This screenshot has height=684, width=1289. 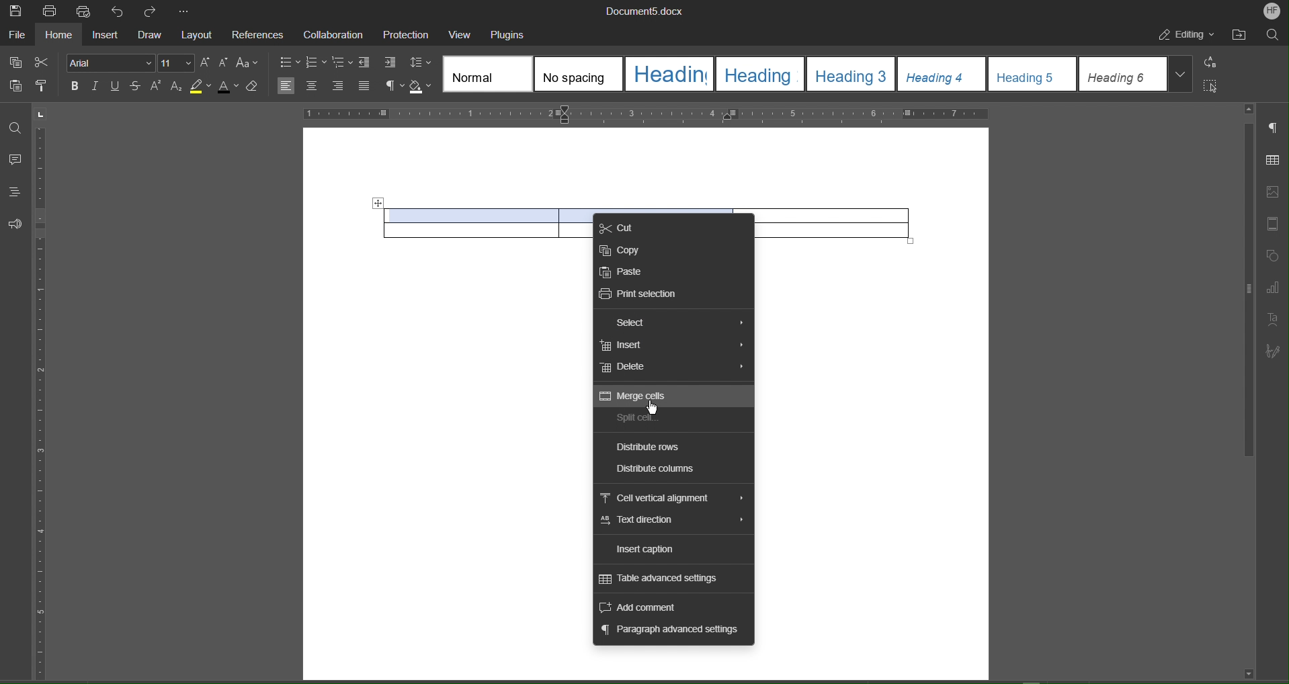 I want to click on Redo, so click(x=155, y=11).